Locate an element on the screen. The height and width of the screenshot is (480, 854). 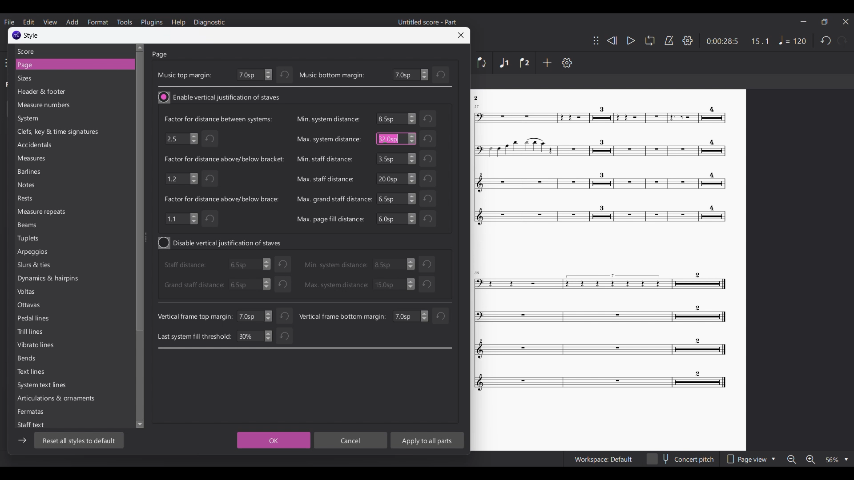
Toggle for vertical justification is located at coordinates (221, 243).